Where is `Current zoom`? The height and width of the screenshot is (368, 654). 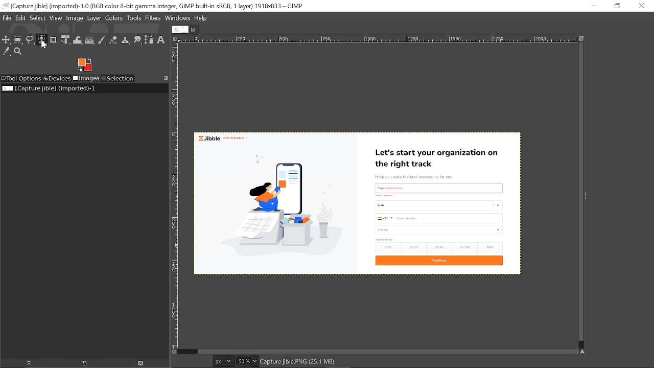 Current zoom is located at coordinates (242, 361).